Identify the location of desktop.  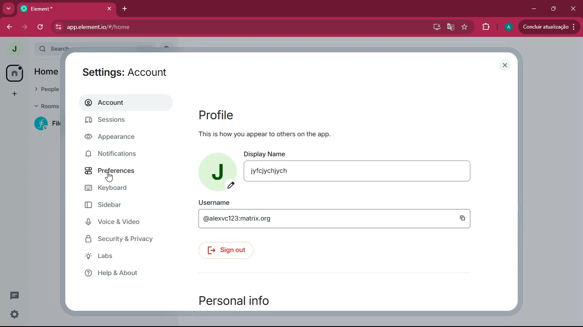
(435, 27).